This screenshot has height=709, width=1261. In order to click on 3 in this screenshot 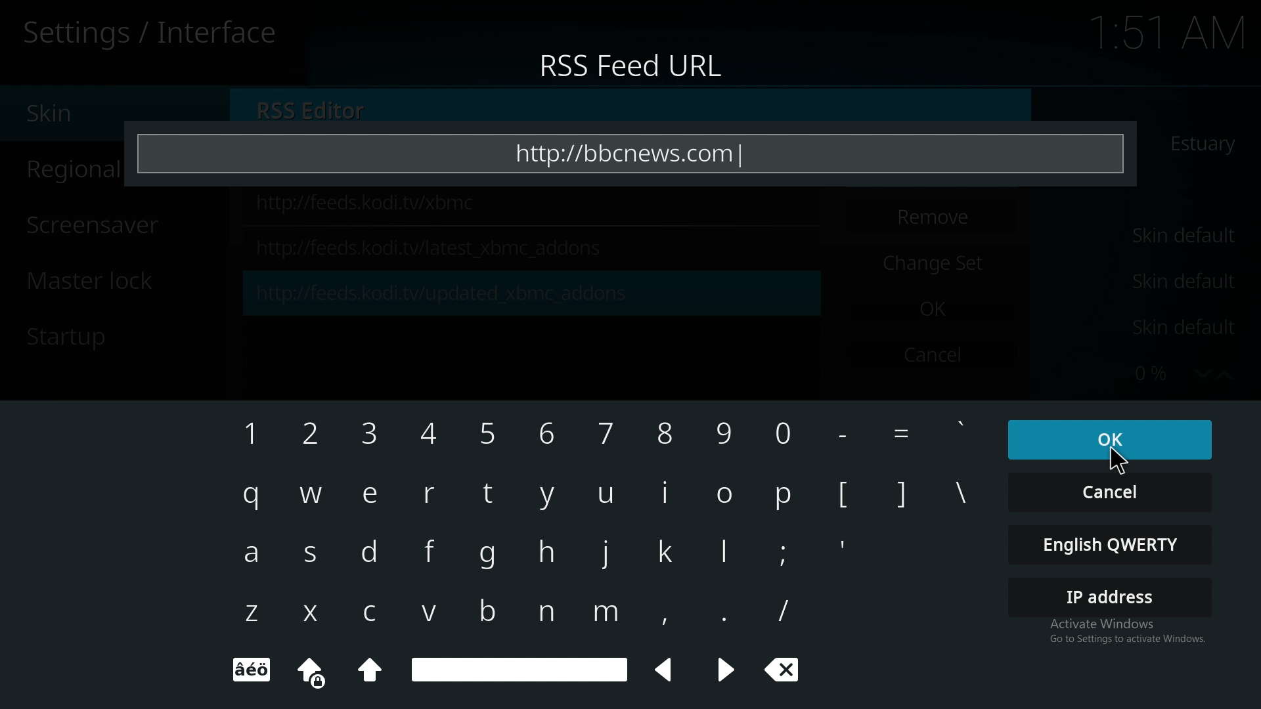, I will do `click(377, 436)`.